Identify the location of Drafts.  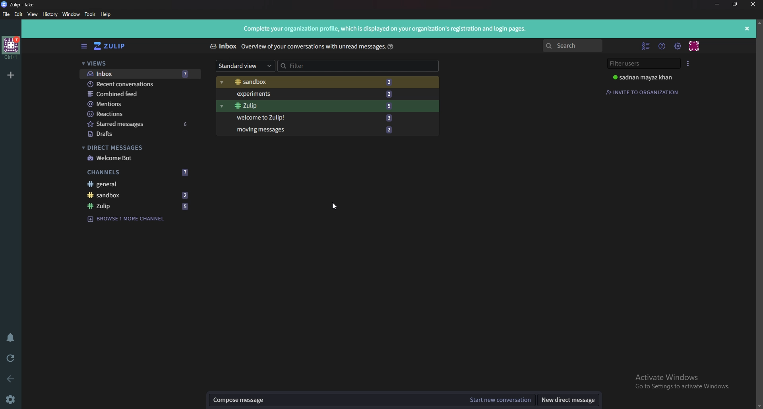
(142, 134).